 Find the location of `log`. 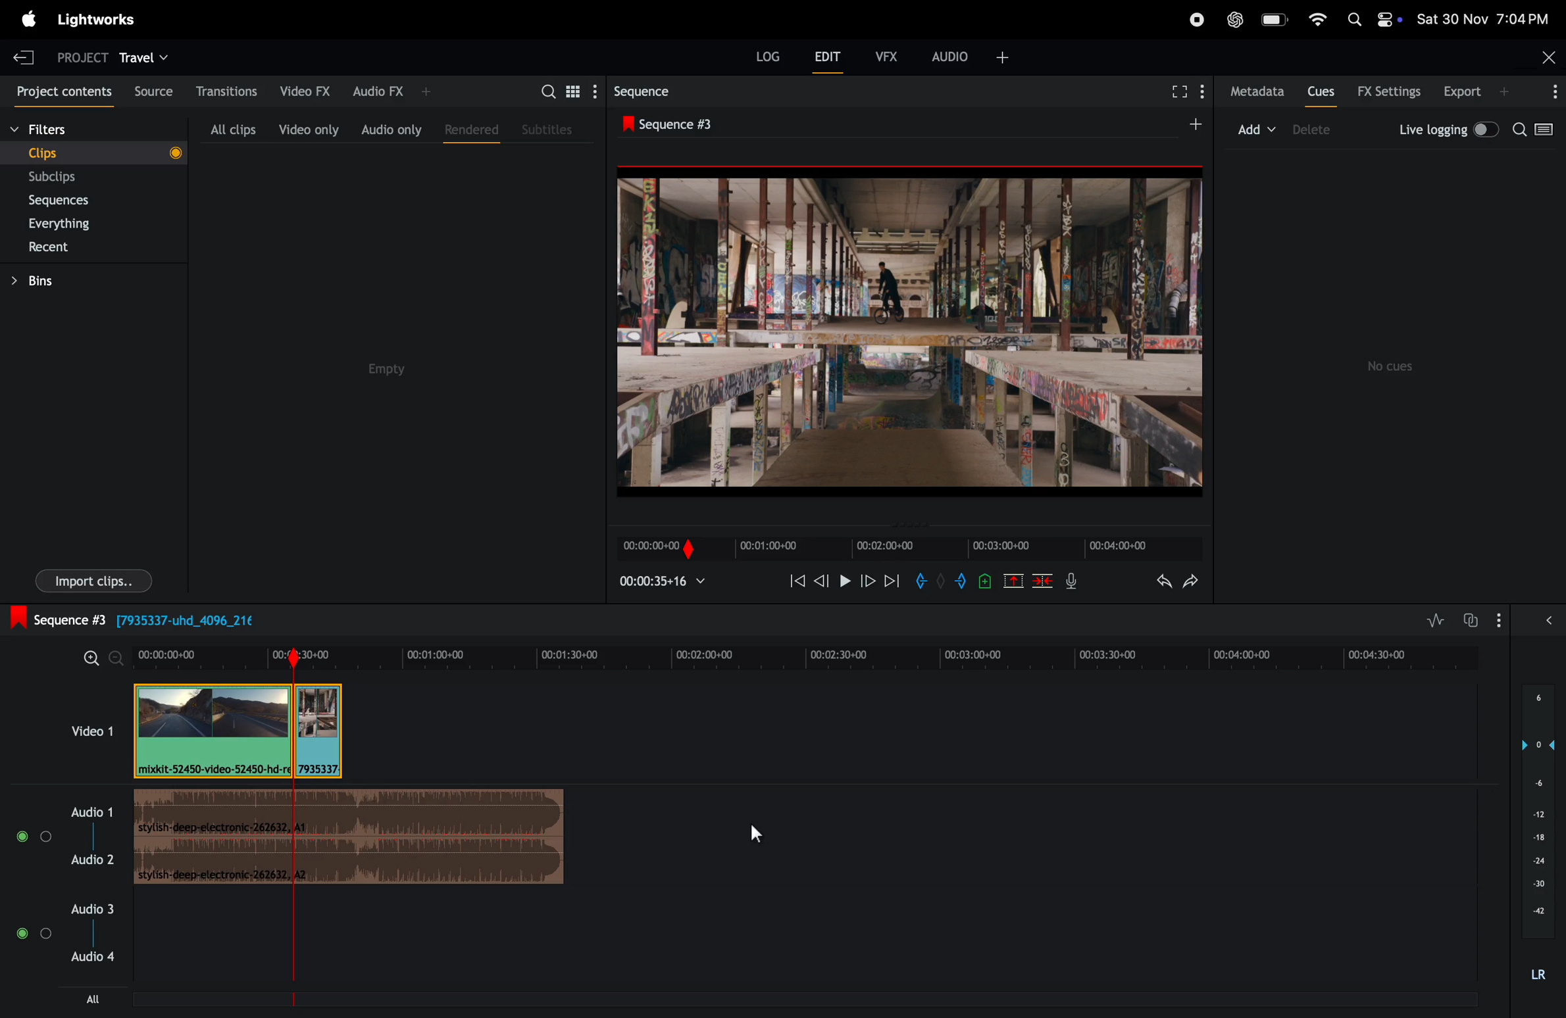

log is located at coordinates (760, 61).